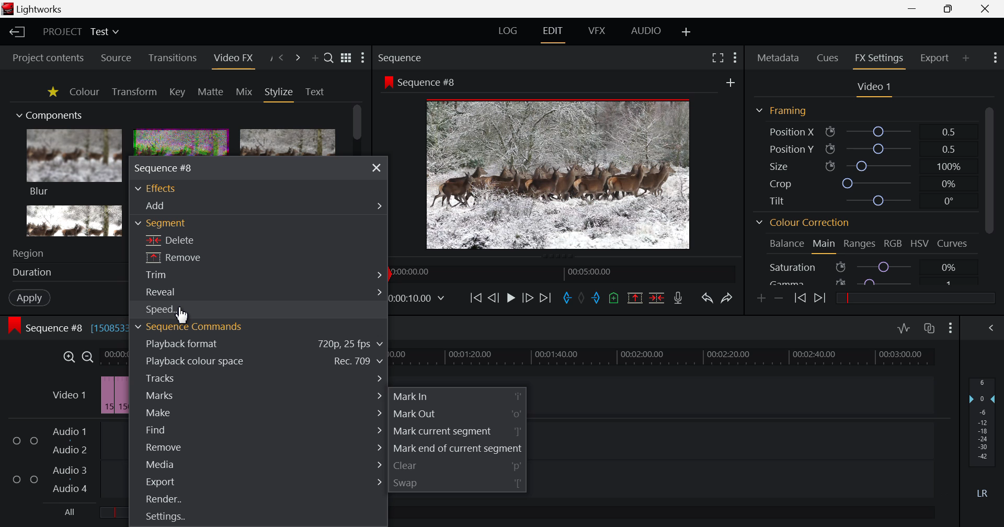 The image size is (1004, 527). I want to click on Export, so click(259, 482).